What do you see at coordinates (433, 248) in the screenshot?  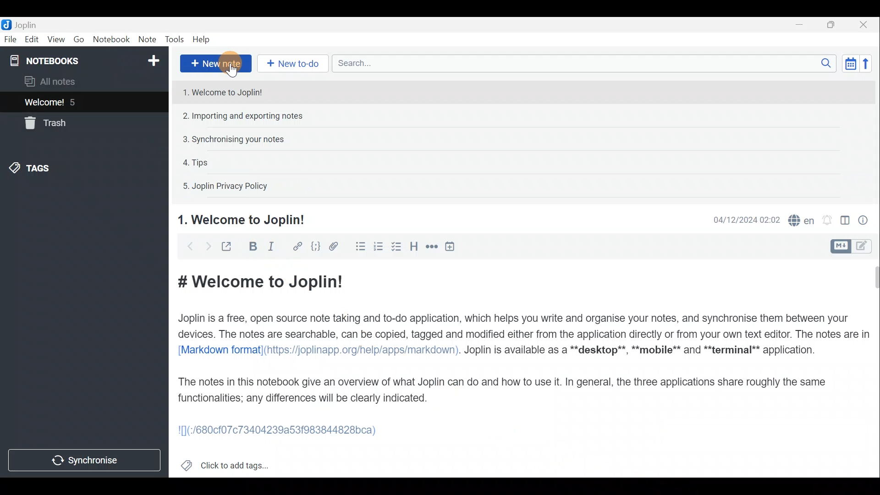 I see `Horizontal rule` at bounding box center [433, 248].